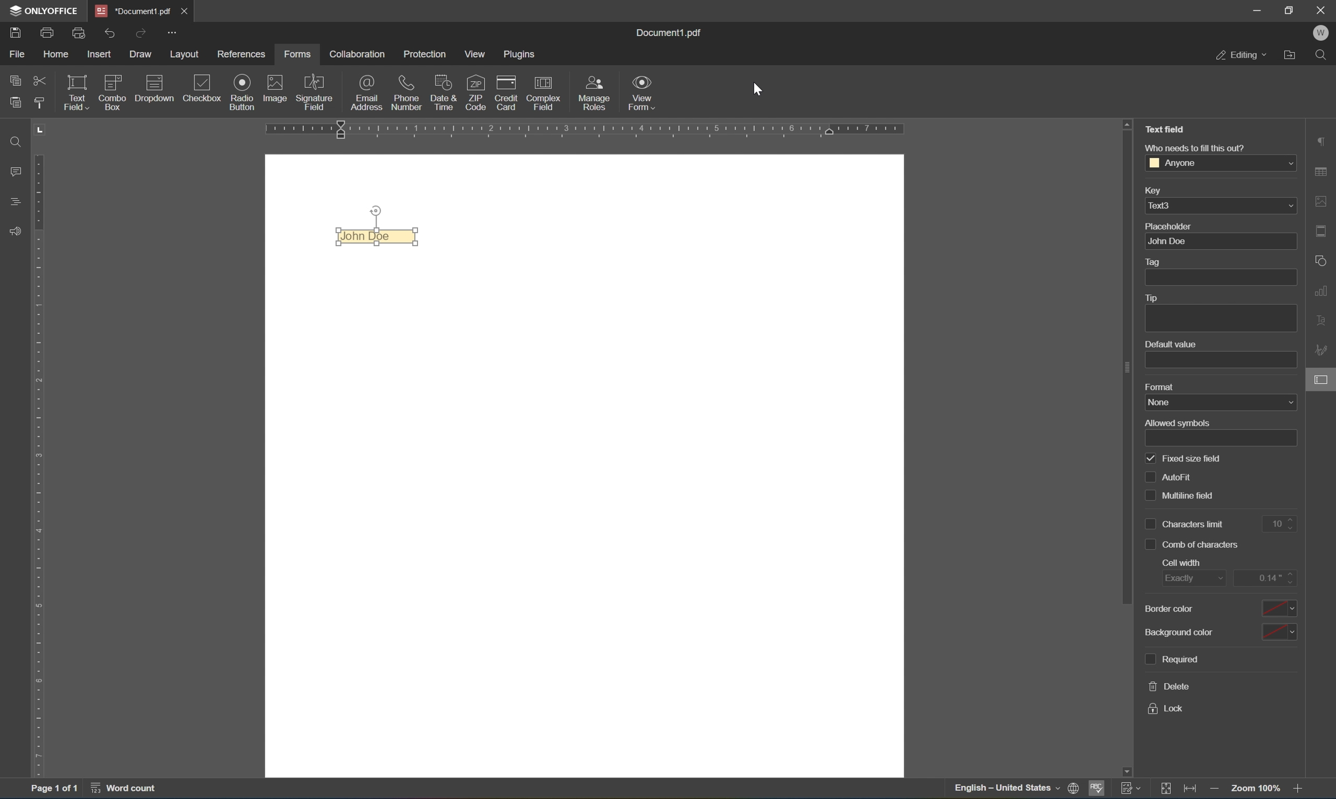 The image size is (1336, 799). I want to click on fit to slide, so click(1167, 789).